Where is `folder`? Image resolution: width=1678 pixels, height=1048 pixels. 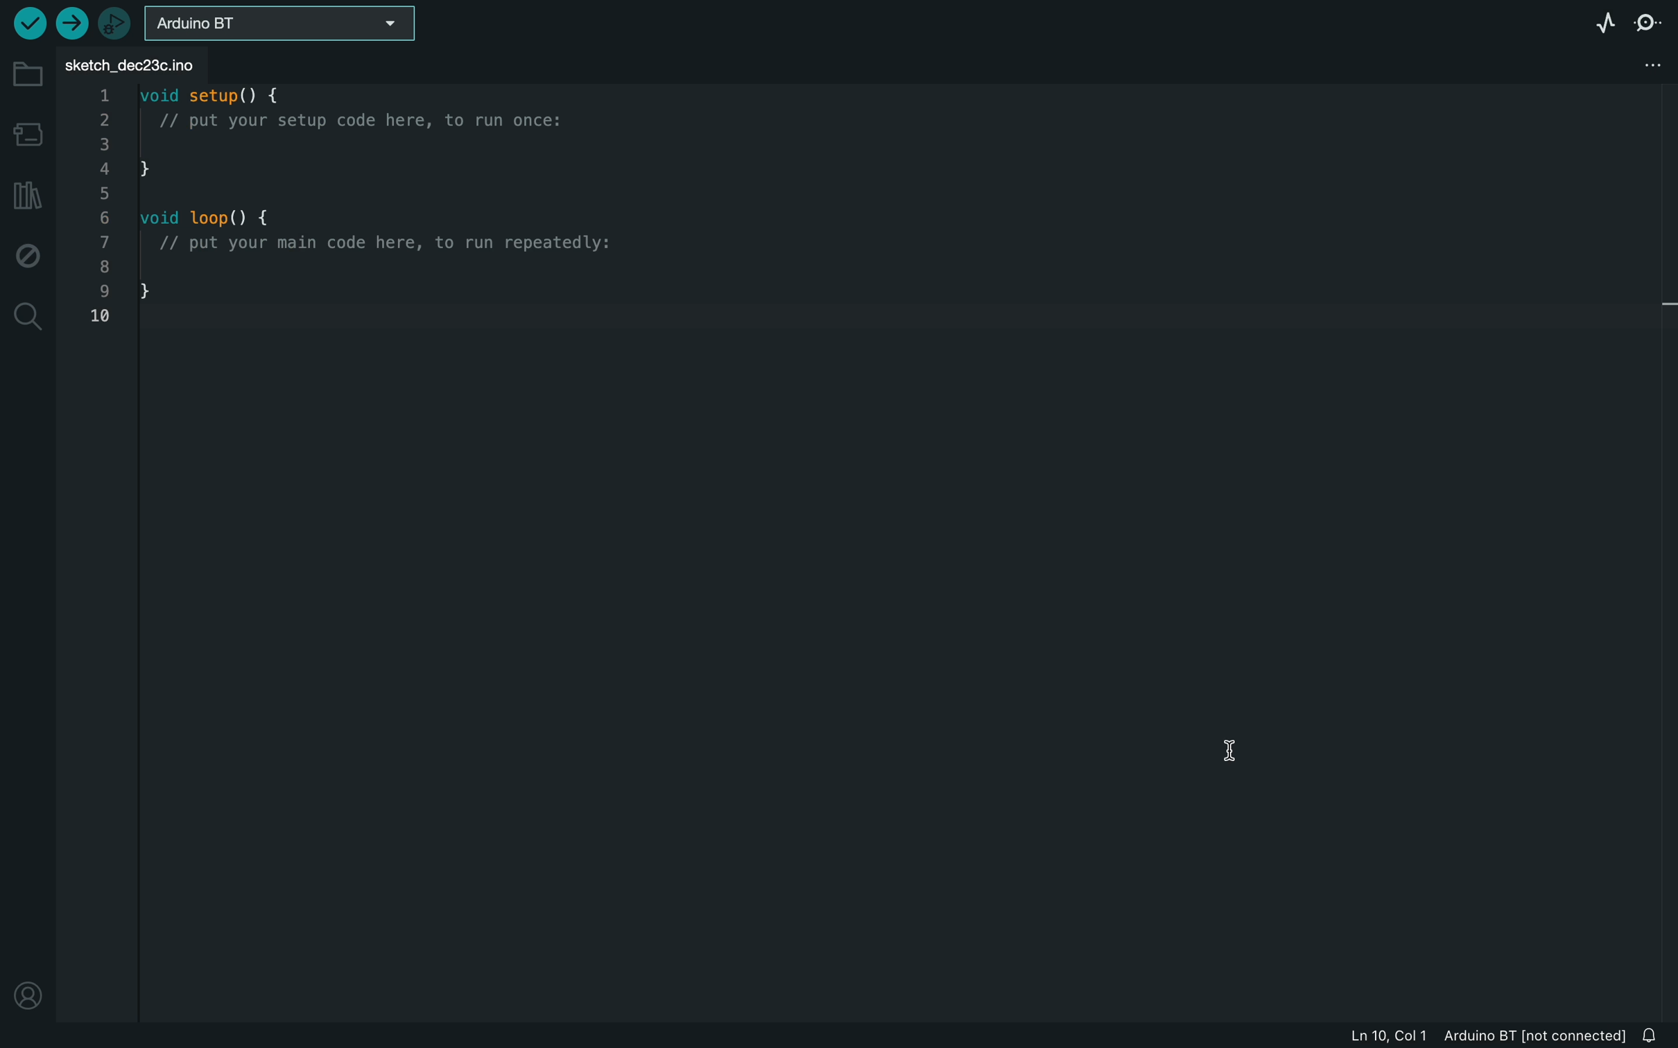 folder is located at coordinates (24, 78).